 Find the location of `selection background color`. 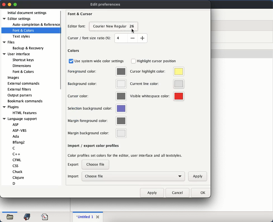

selection background color is located at coordinates (90, 109).